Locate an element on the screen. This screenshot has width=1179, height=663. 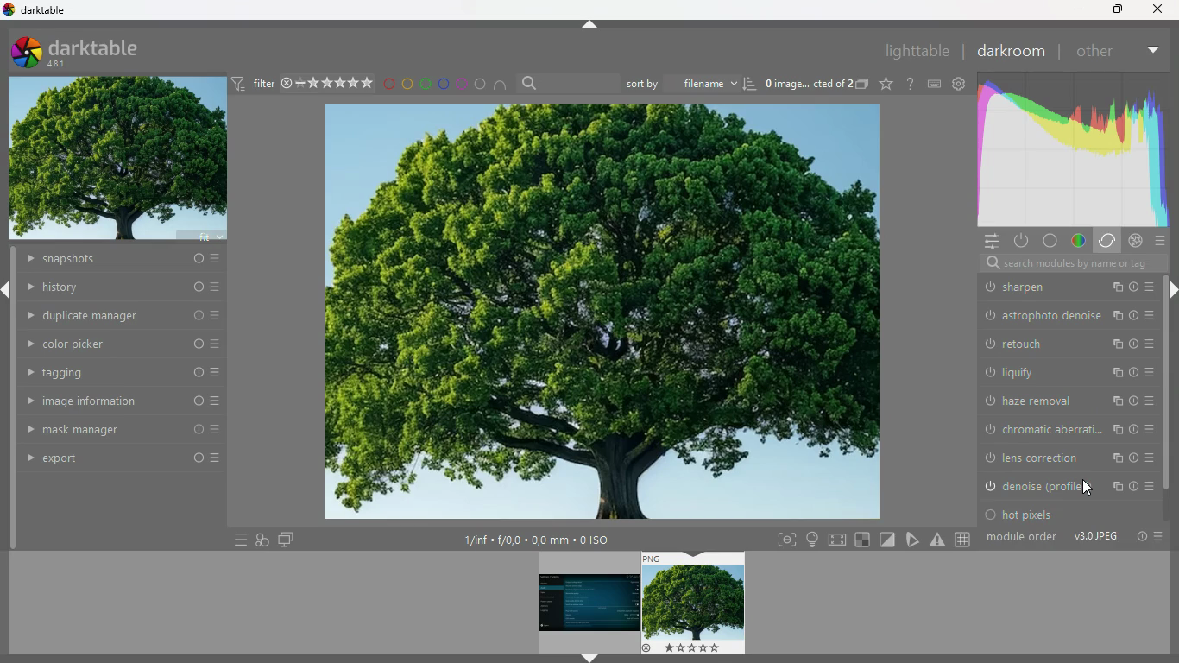
mask manager is located at coordinates (114, 426).